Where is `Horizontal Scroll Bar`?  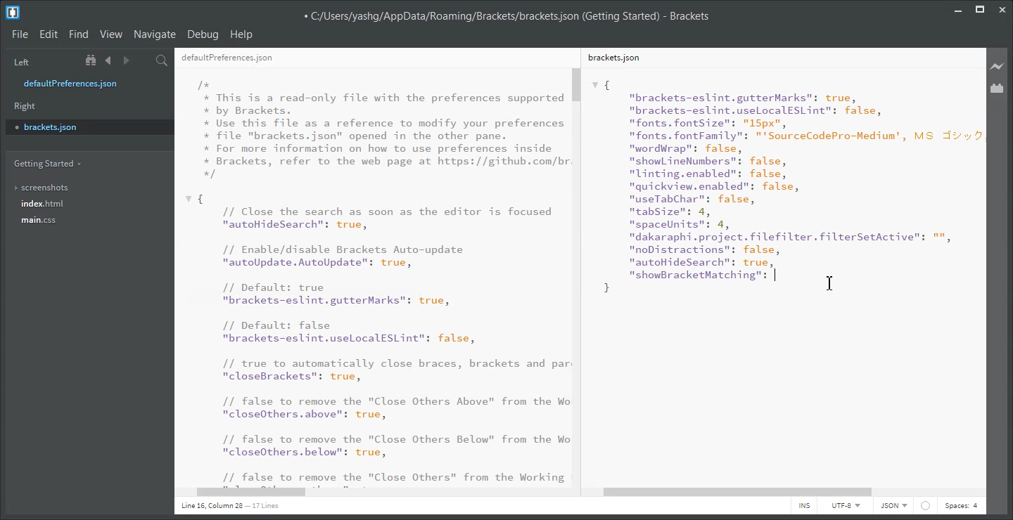
Horizontal Scroll Bar is located at coordinates (785, 493).